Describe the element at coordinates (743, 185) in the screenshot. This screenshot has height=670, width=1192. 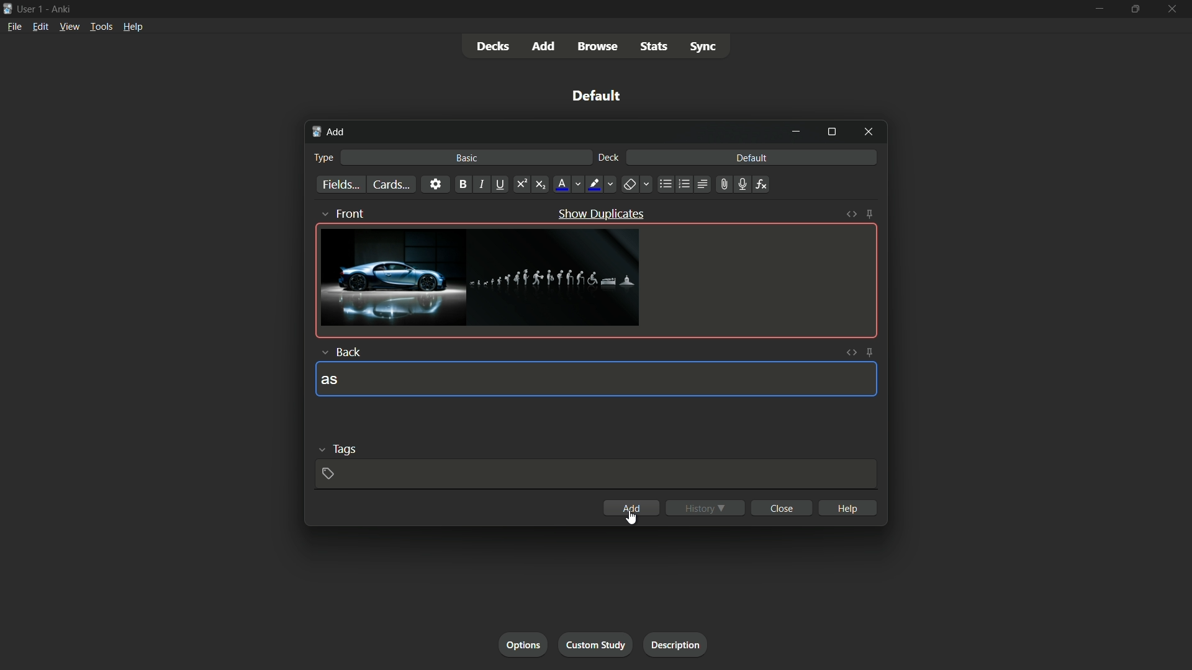
I see `record audio` at that location.